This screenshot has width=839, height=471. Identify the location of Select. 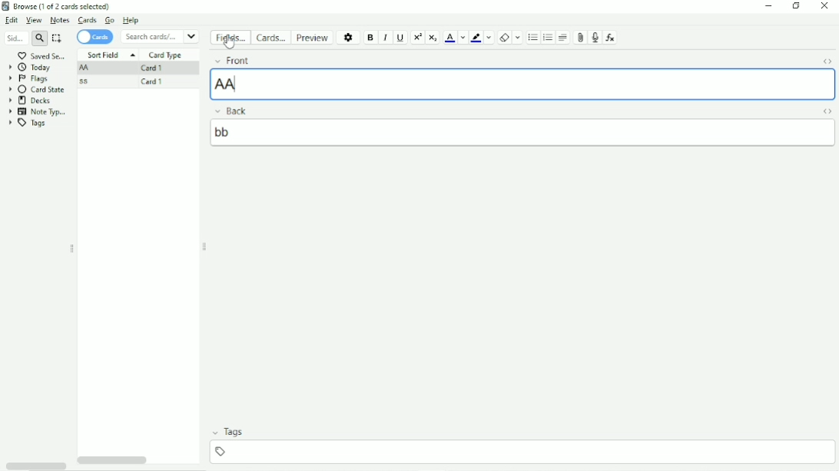
(58, 38).